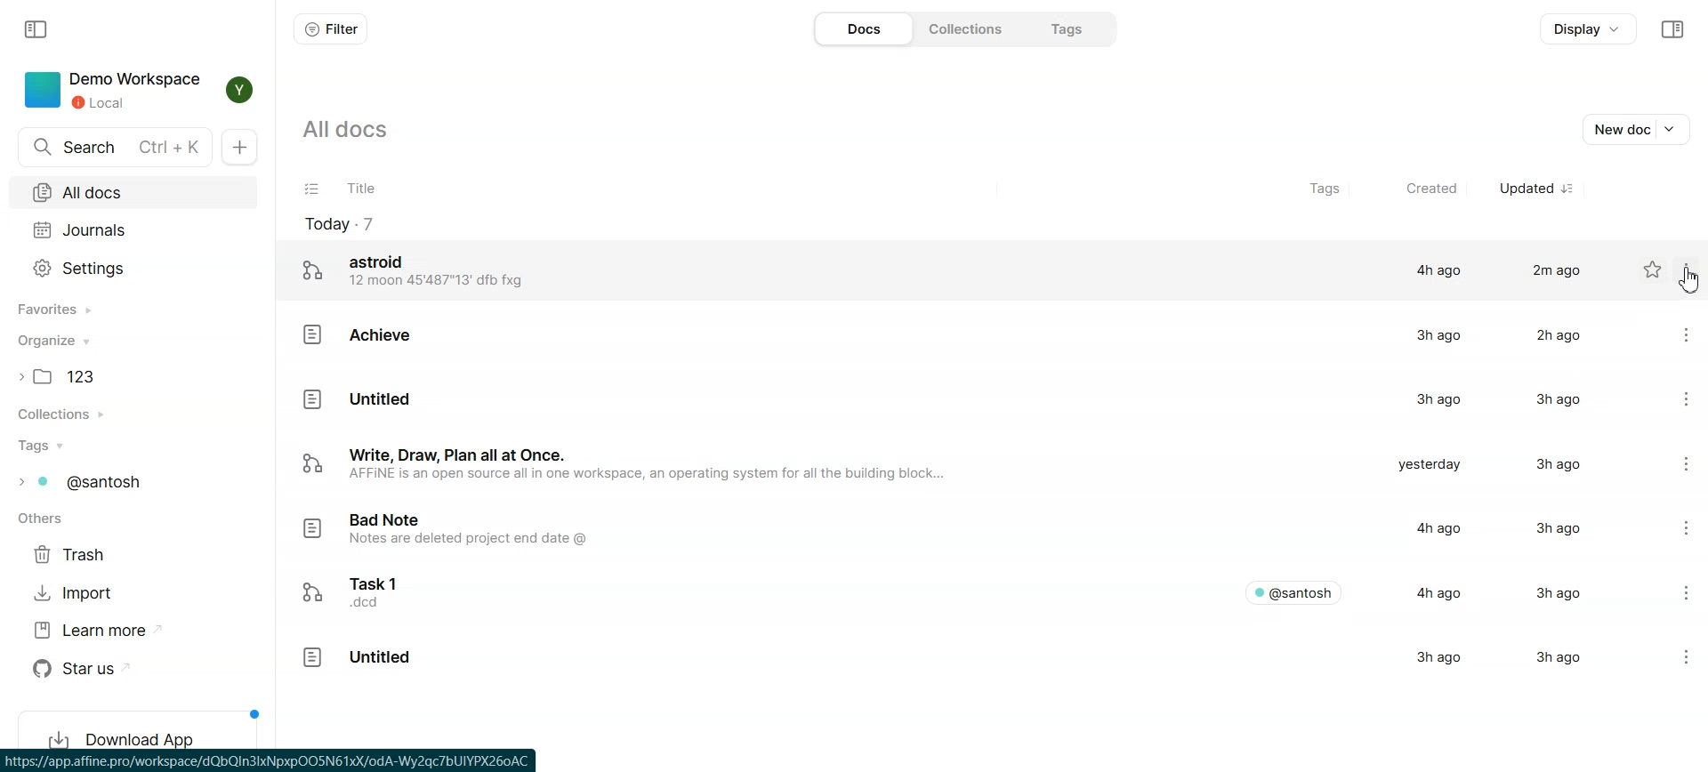 The width and height of the screenshot is (1708, 772). What do you see at coordinates (38, 29) in the screenshot?
I see `Collapse sidebar` at bounding box center [38, 29].